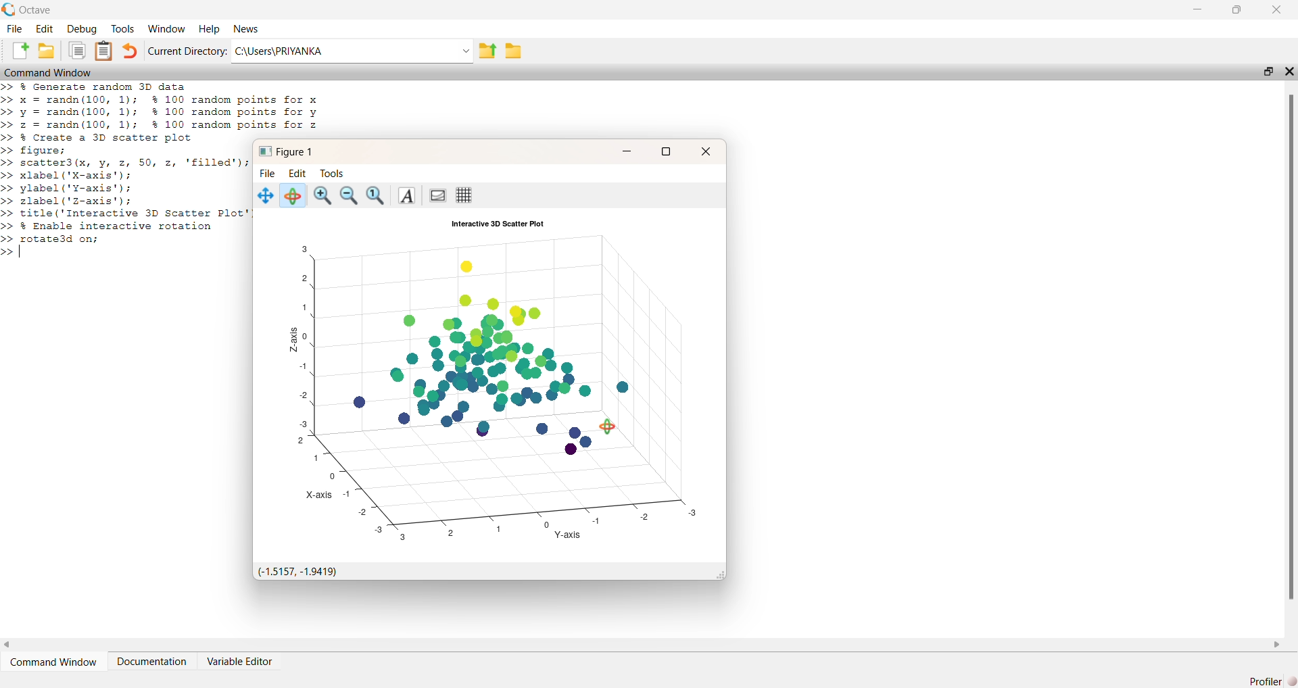  What do you see at coordinates (35, 10) in the screenshot?
I see `Octave` at bounding box center [35, 10].